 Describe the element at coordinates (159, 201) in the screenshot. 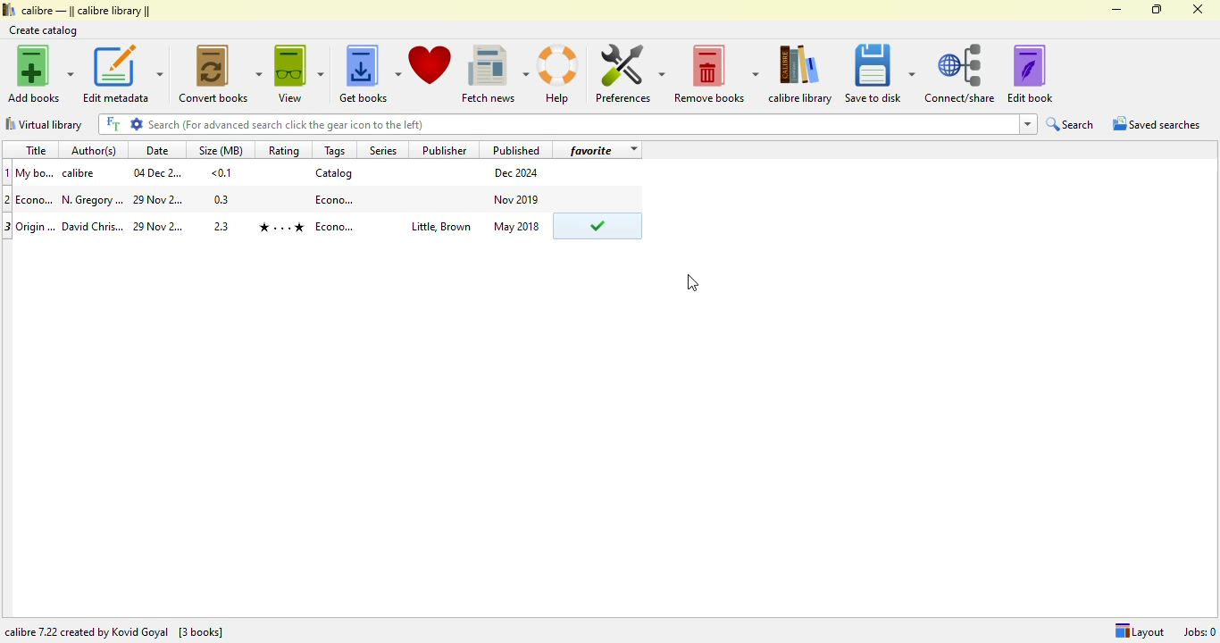

I see `date` at that location.